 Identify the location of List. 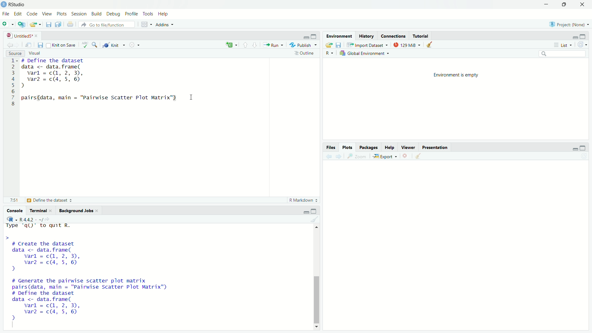
(563, 45).